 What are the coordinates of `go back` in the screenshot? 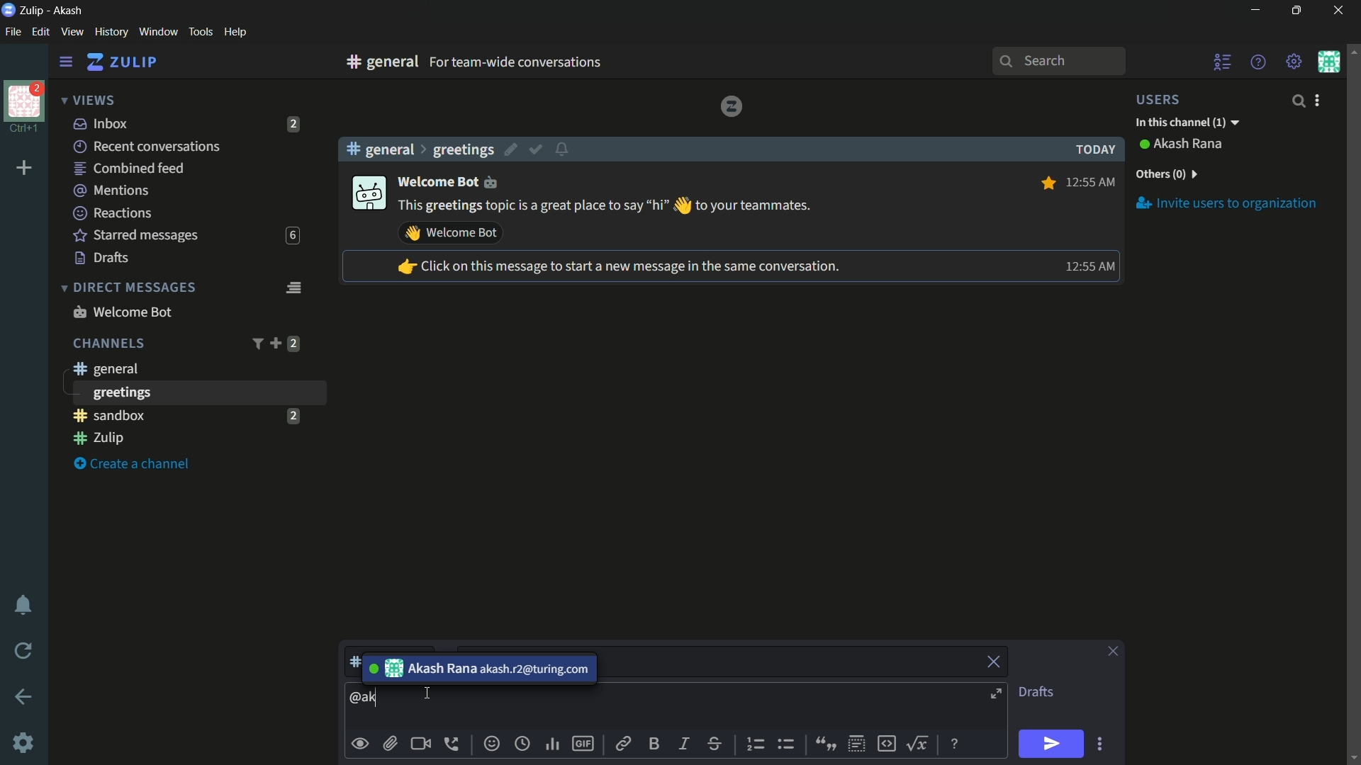 It's located at (24, 698).